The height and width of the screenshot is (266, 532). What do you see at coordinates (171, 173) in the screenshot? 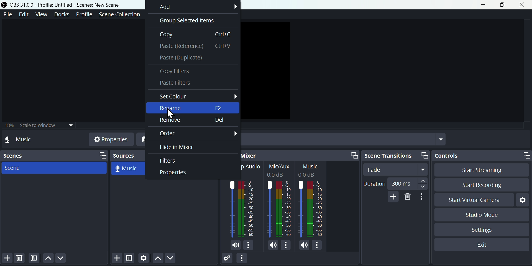
I see `` at bounding box center [171, 173].